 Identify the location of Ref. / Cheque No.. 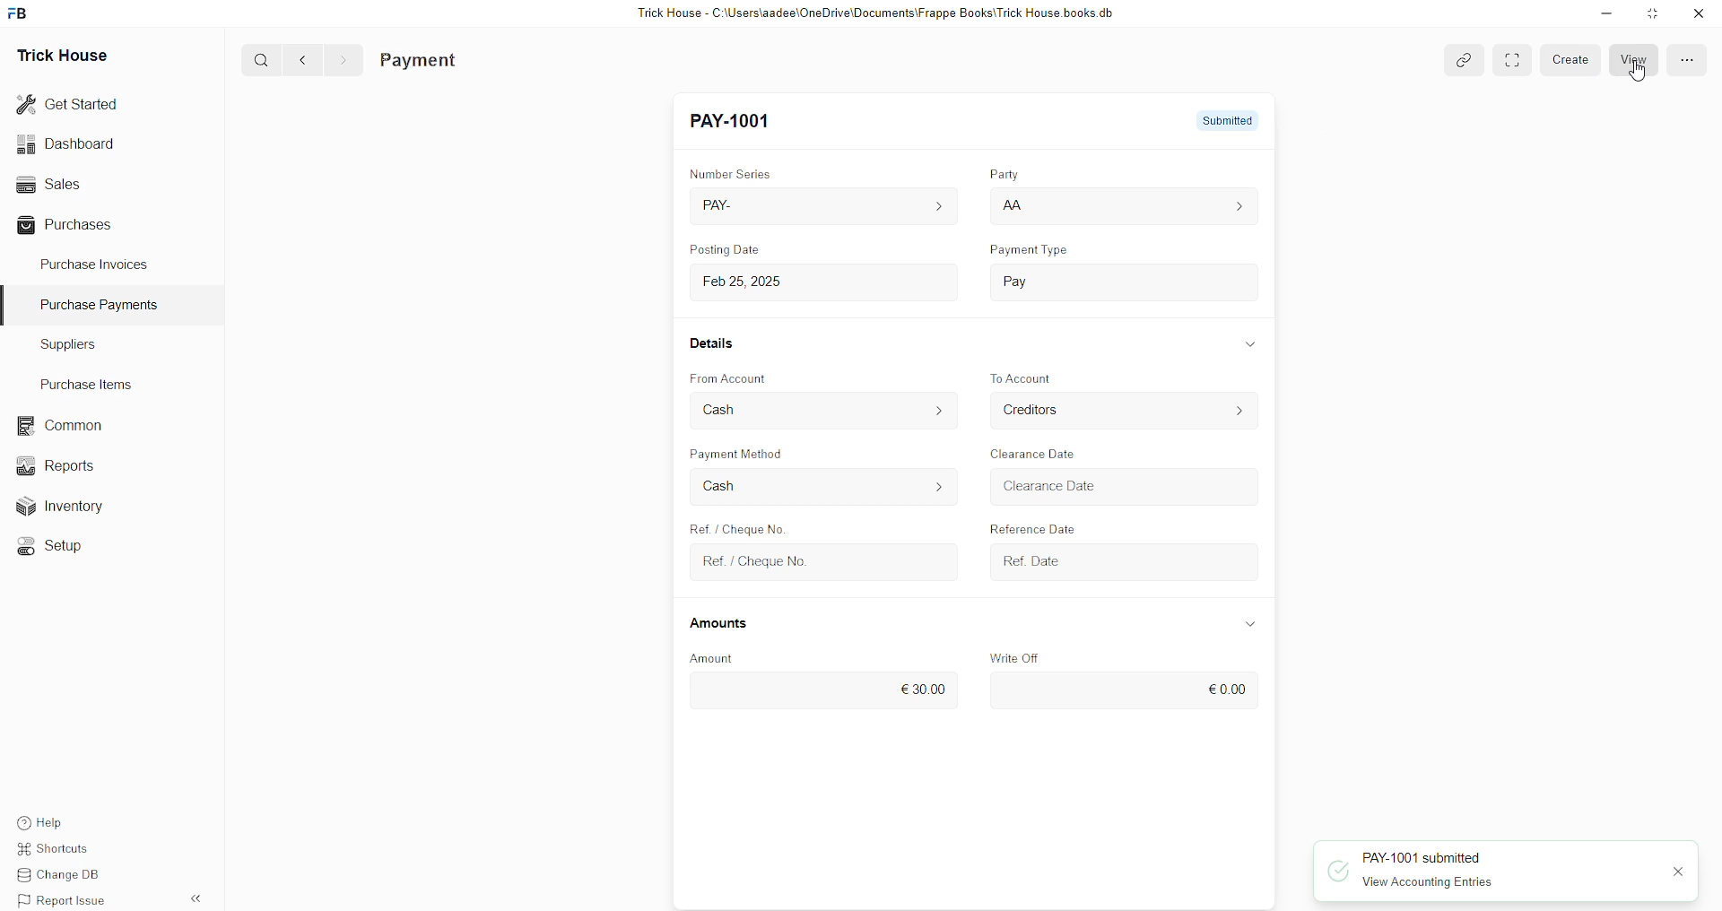
(772, 562).